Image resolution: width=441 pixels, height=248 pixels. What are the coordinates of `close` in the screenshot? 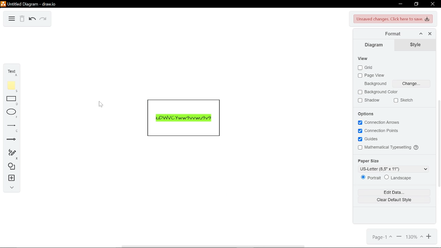 It's located at (432, 4).